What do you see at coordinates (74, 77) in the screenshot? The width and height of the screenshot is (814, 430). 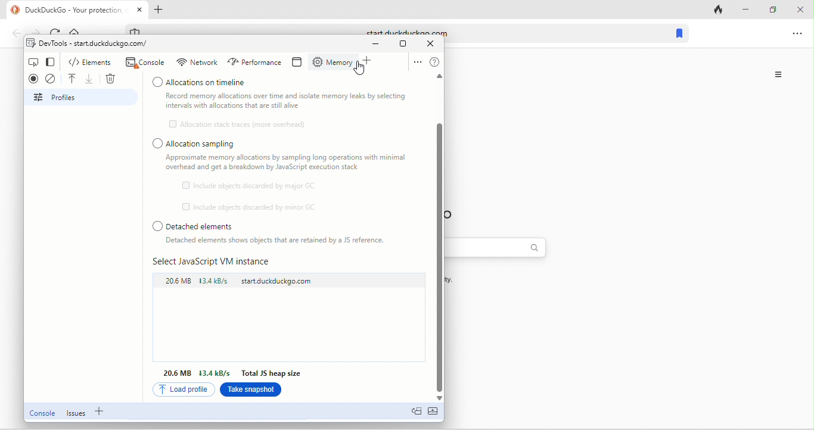 I see `upload` at bounding box center [74, 77].